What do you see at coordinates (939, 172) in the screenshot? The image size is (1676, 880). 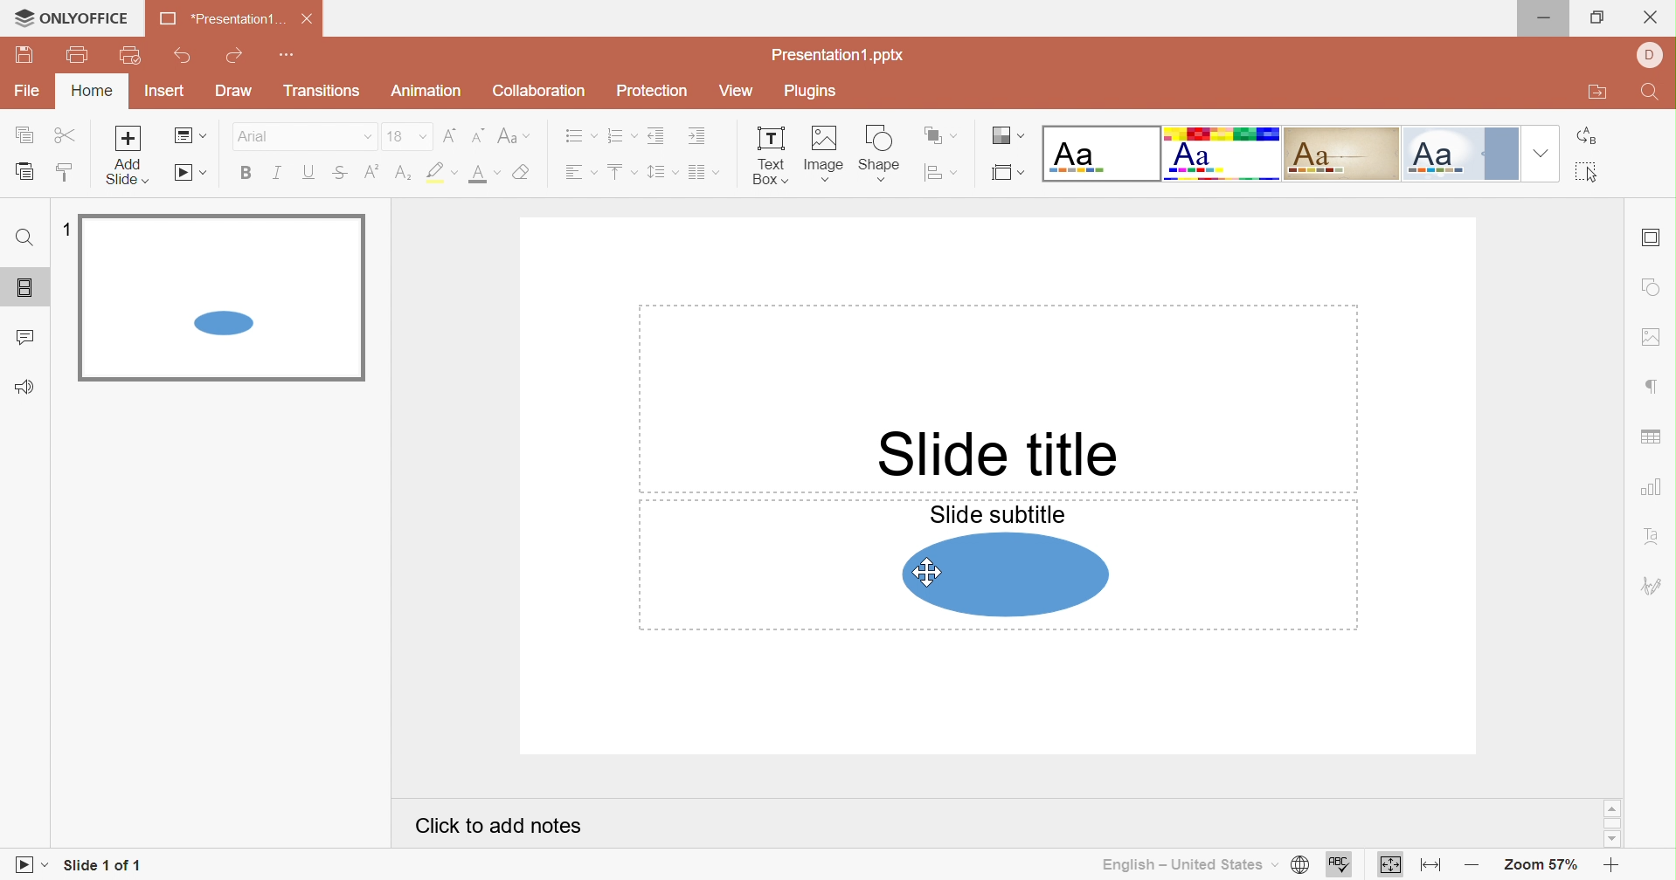 I see `Align shape` at bounding box center [939, 172].